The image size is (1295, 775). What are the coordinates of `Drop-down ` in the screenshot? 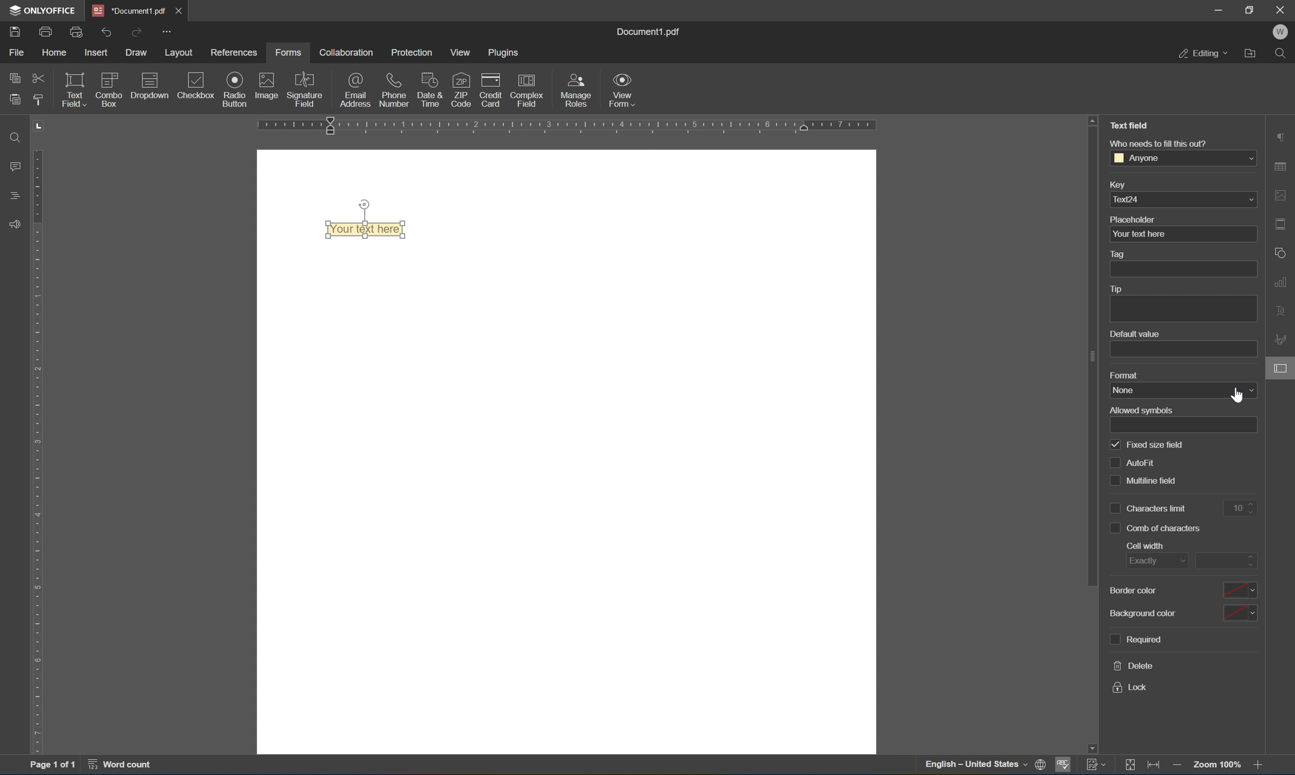 It's located at (149, 89).